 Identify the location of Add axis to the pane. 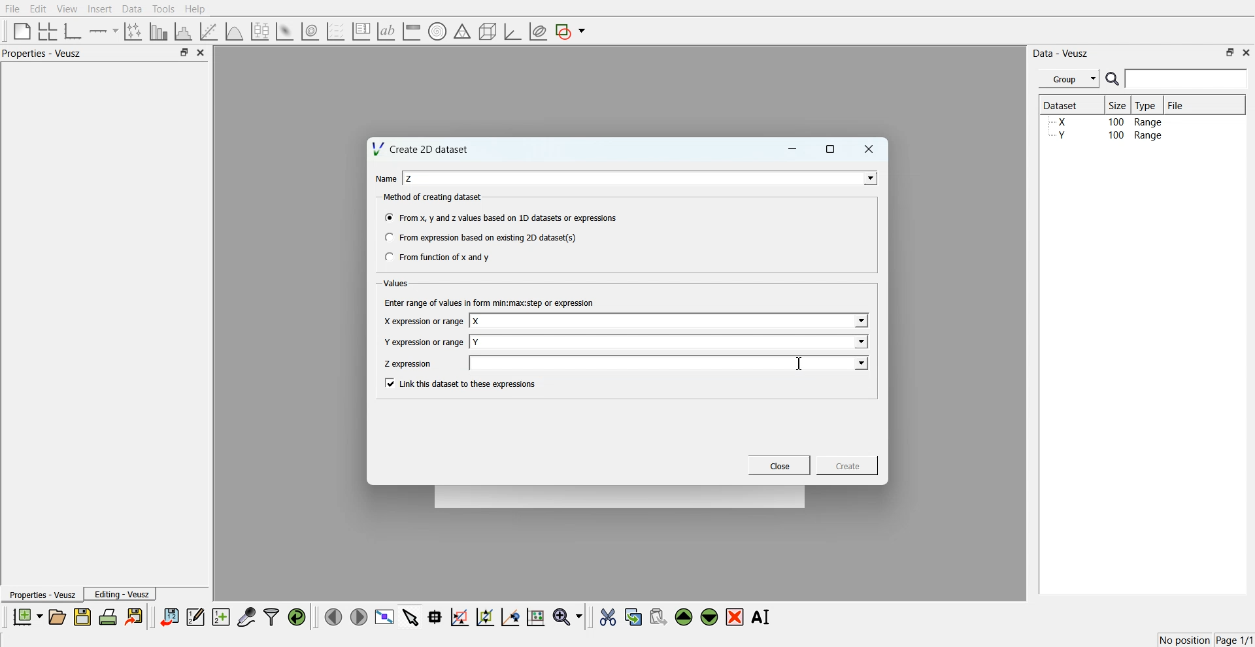
(103, 32).